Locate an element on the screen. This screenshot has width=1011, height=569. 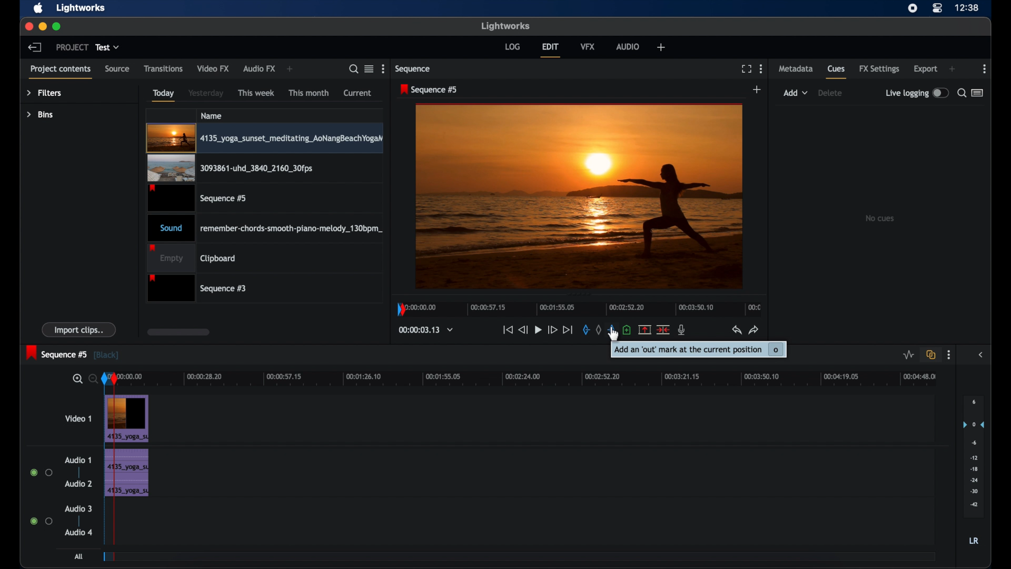
back is located at coordinates (36, 47).